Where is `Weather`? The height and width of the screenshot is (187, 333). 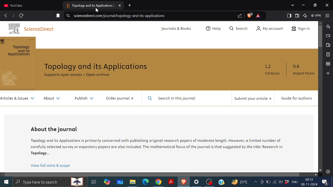
Weather is located at coordinates (239, 182).